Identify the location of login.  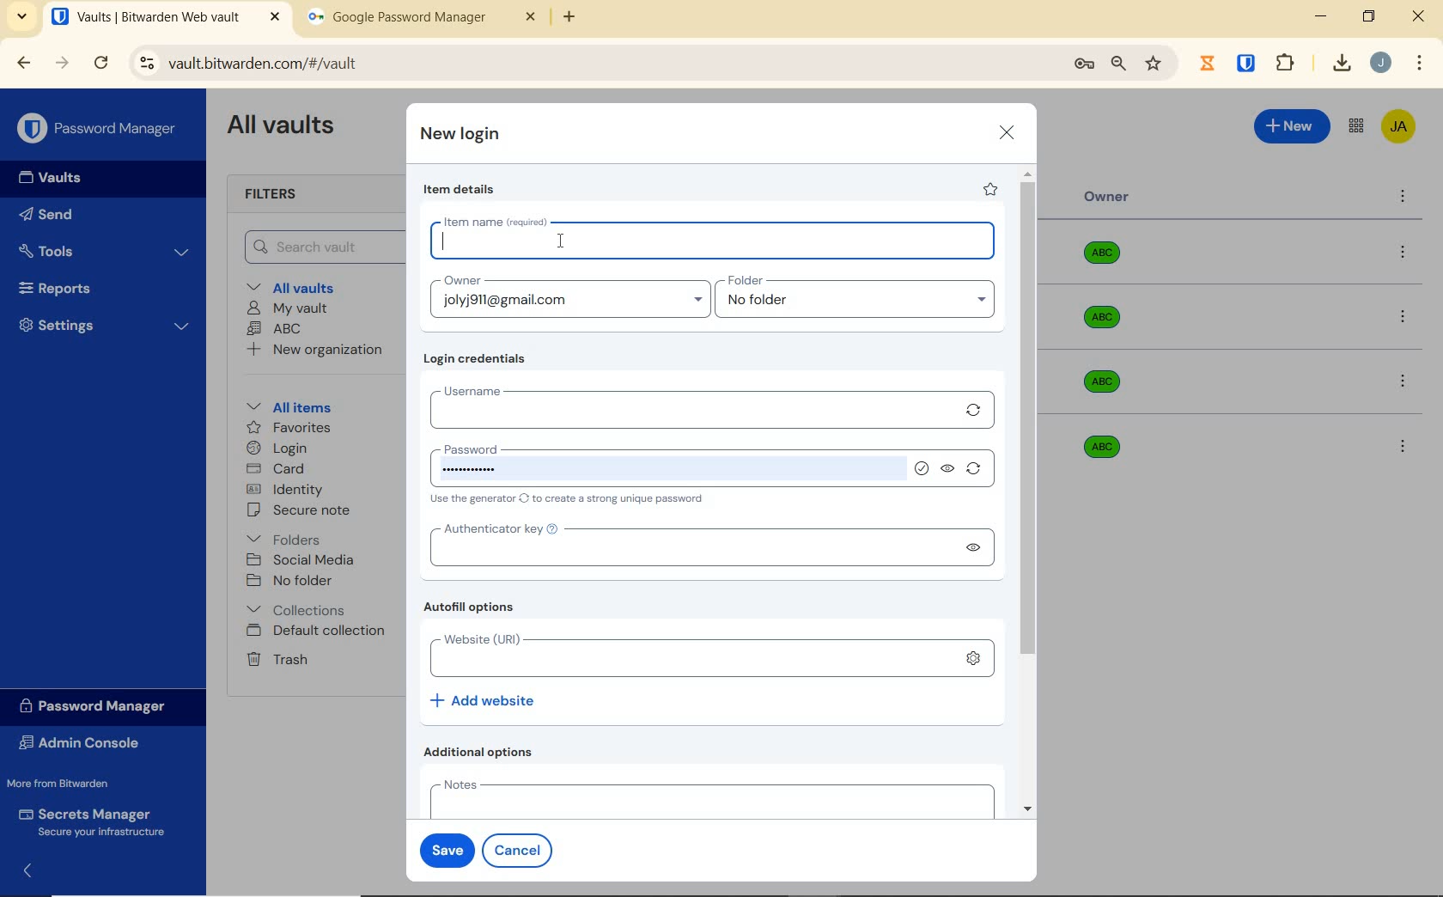
(277, 449).